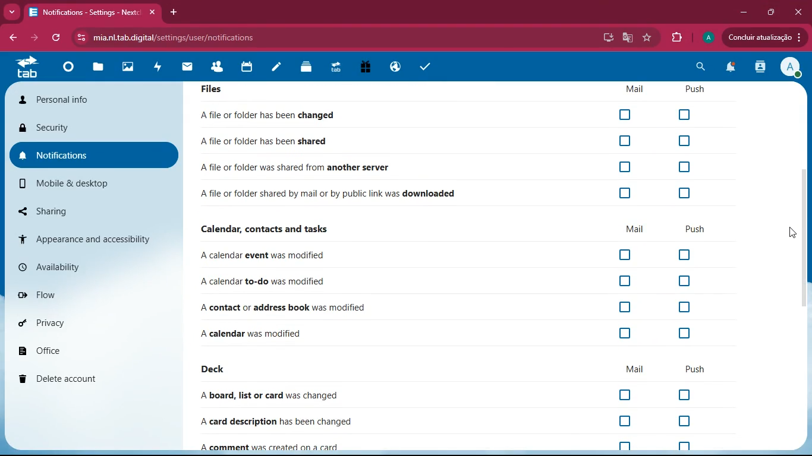 The height and width of the screenshot is (456, 812). Describe the element at coordinates (693, 369) in the screenshot. I see `push` at that location.